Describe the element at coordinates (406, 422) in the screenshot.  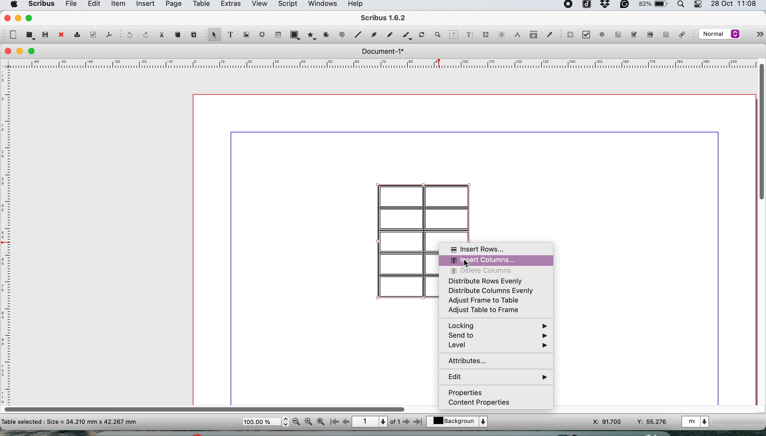
I see `go to next page` at that location.